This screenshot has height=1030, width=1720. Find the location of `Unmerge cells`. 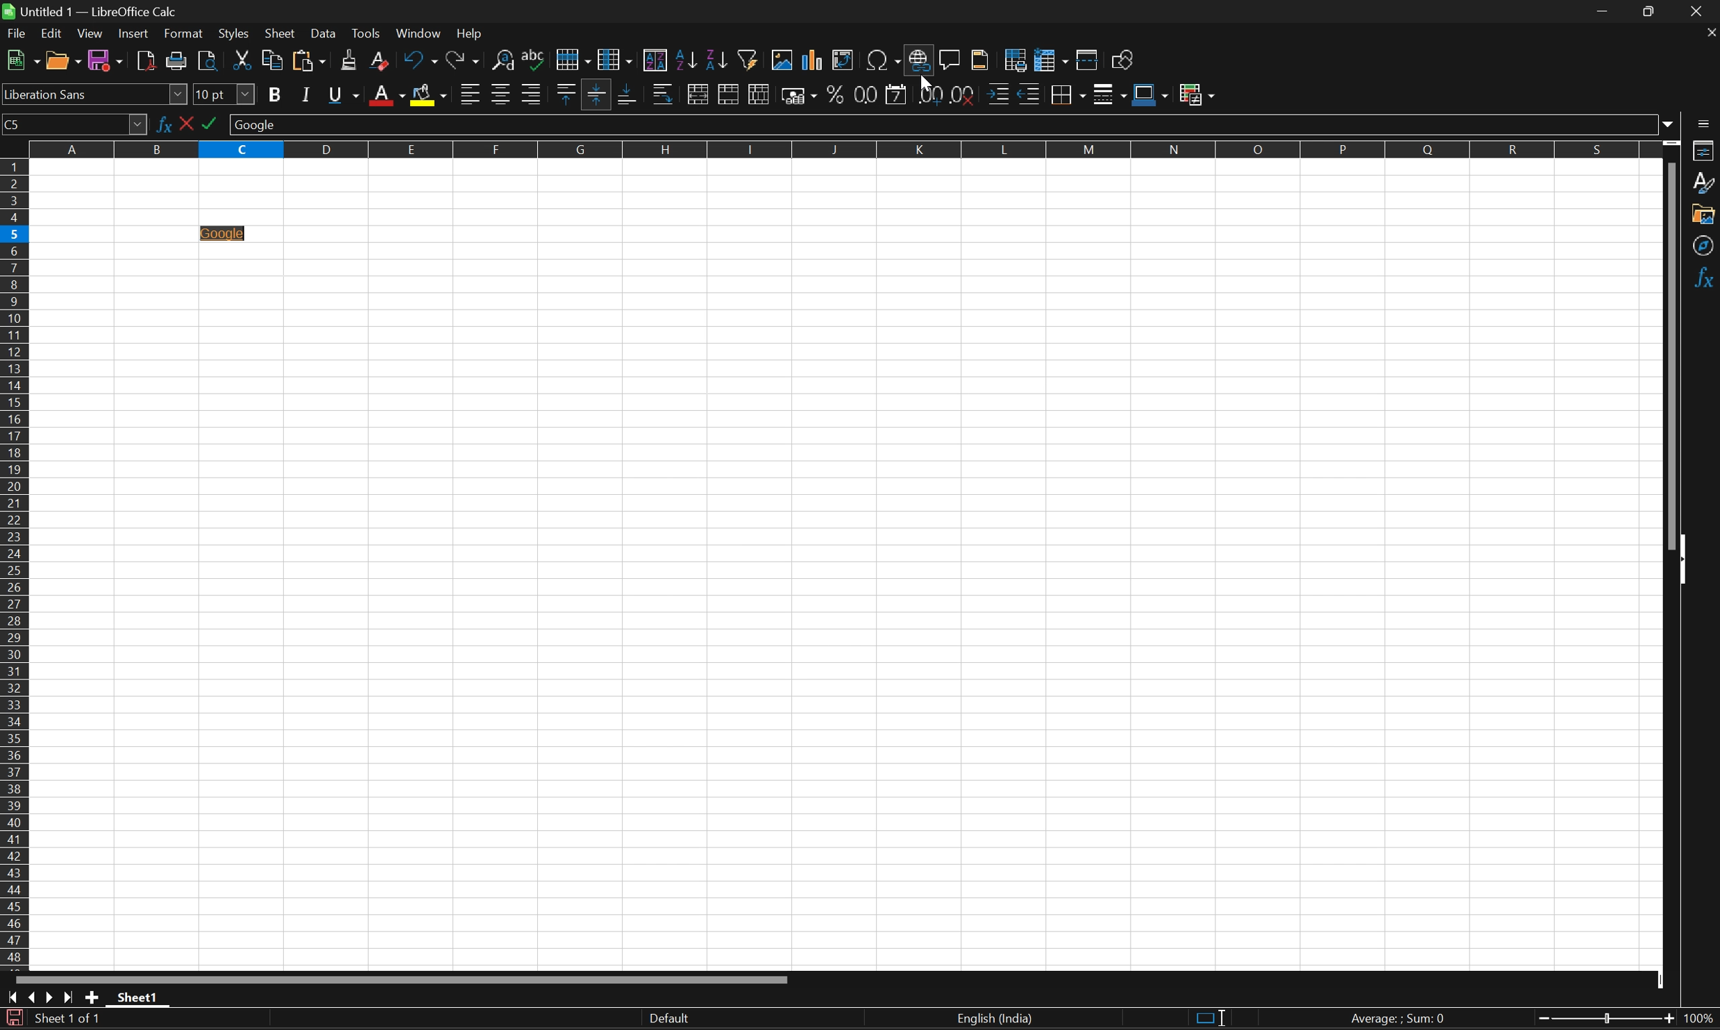

Unmerge cells is located at coordinates (759, 96).